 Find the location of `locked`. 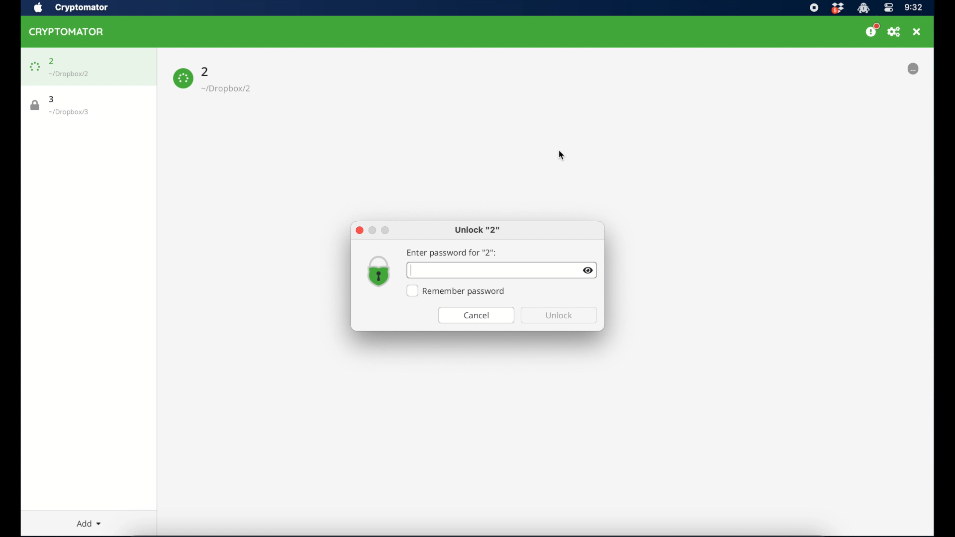

locked is located at coordinates (902, 69).